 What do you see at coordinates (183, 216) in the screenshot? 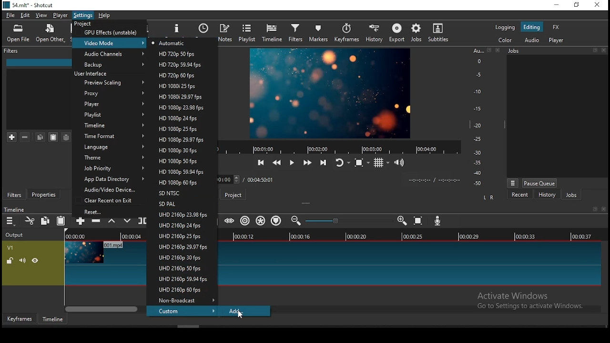
I see `resolution option` at bounding box center [183, 216].